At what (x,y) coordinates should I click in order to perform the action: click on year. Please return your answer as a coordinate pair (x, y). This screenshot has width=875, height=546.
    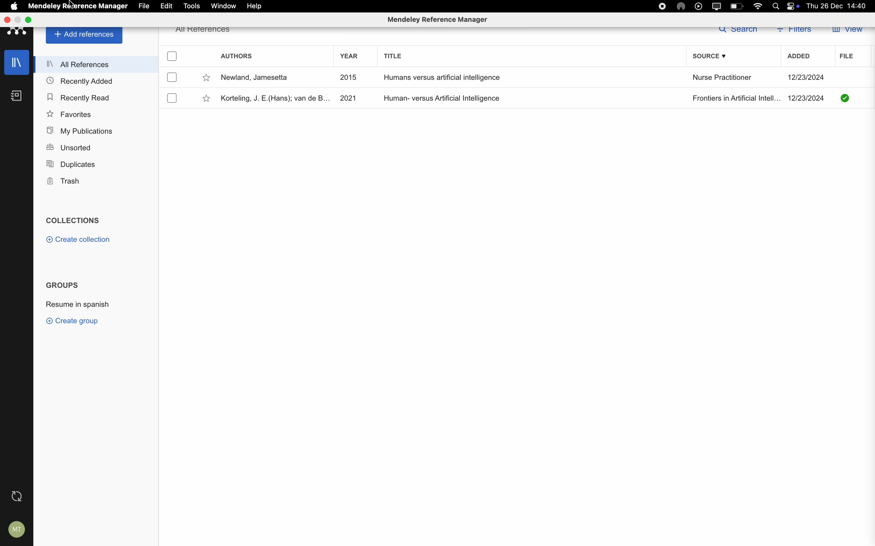
    Looking at the image, I should click on (350, 55).